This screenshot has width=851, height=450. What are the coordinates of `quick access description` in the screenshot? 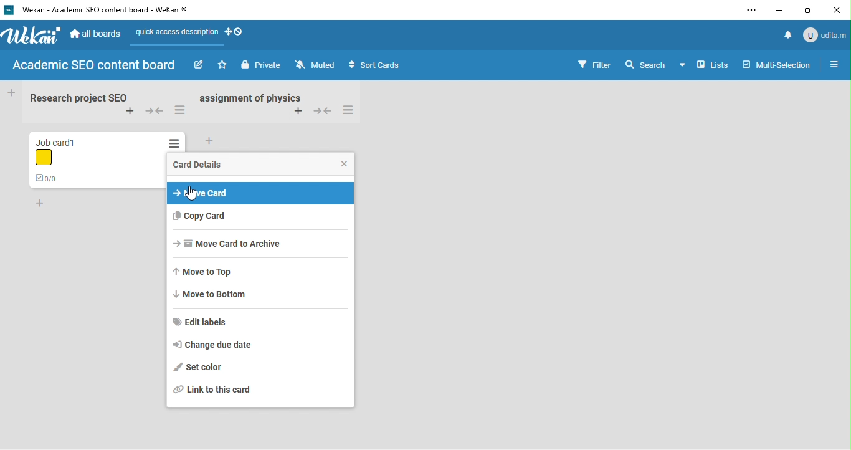 It's located at (178, 32).